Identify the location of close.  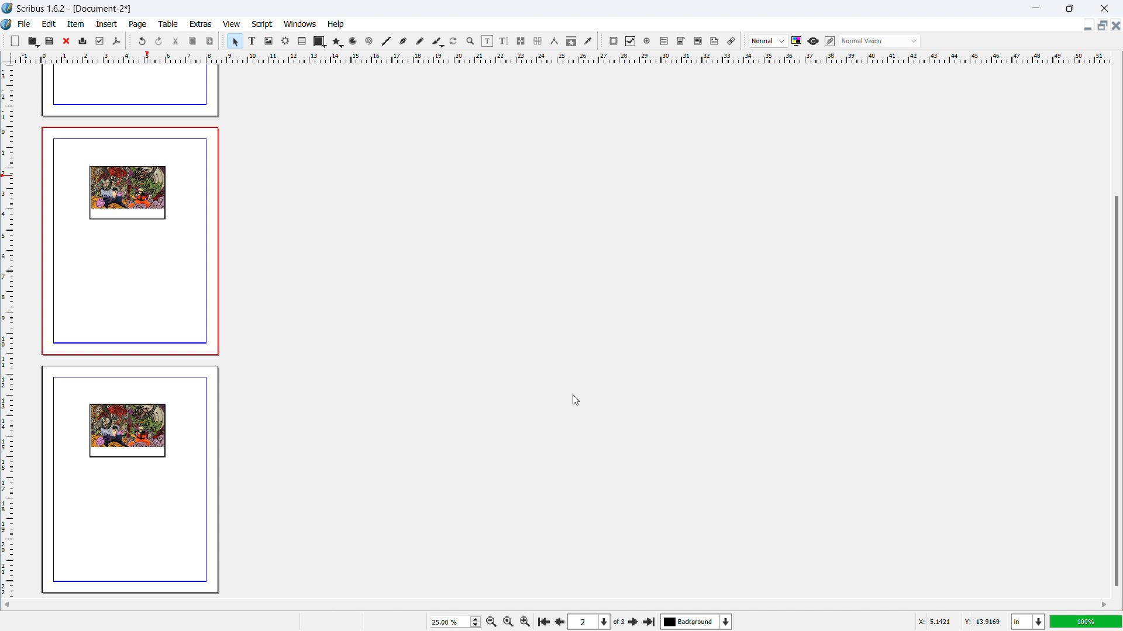
(67, 41).